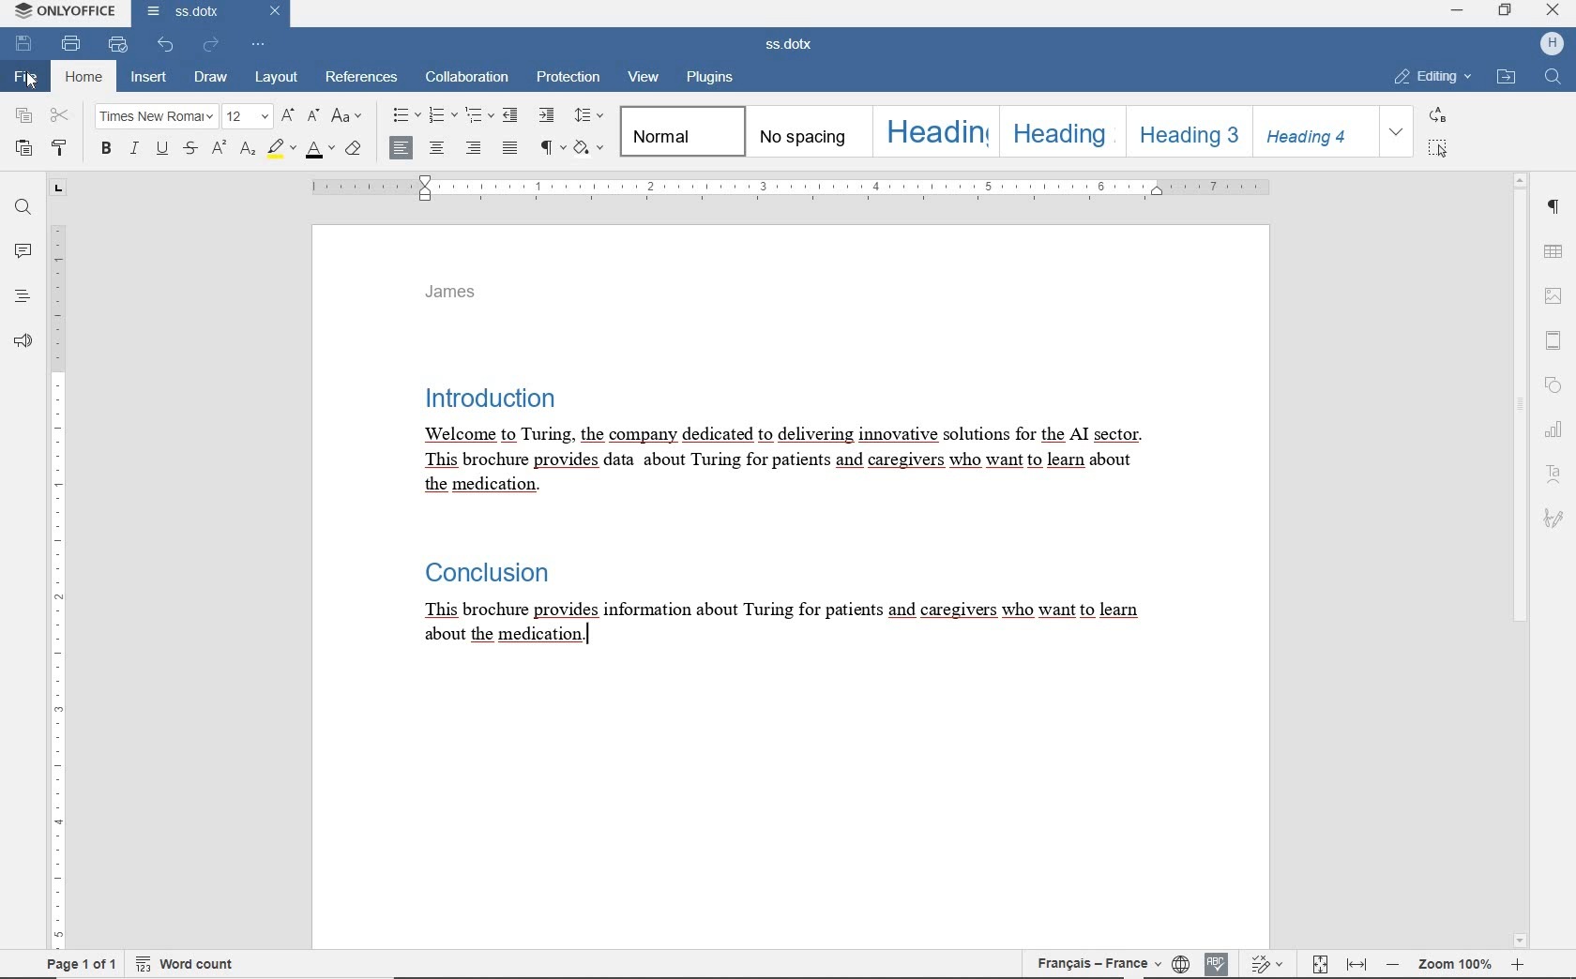 The image size is (1576, 979). I want to click on UNDO, so click(162, 45).